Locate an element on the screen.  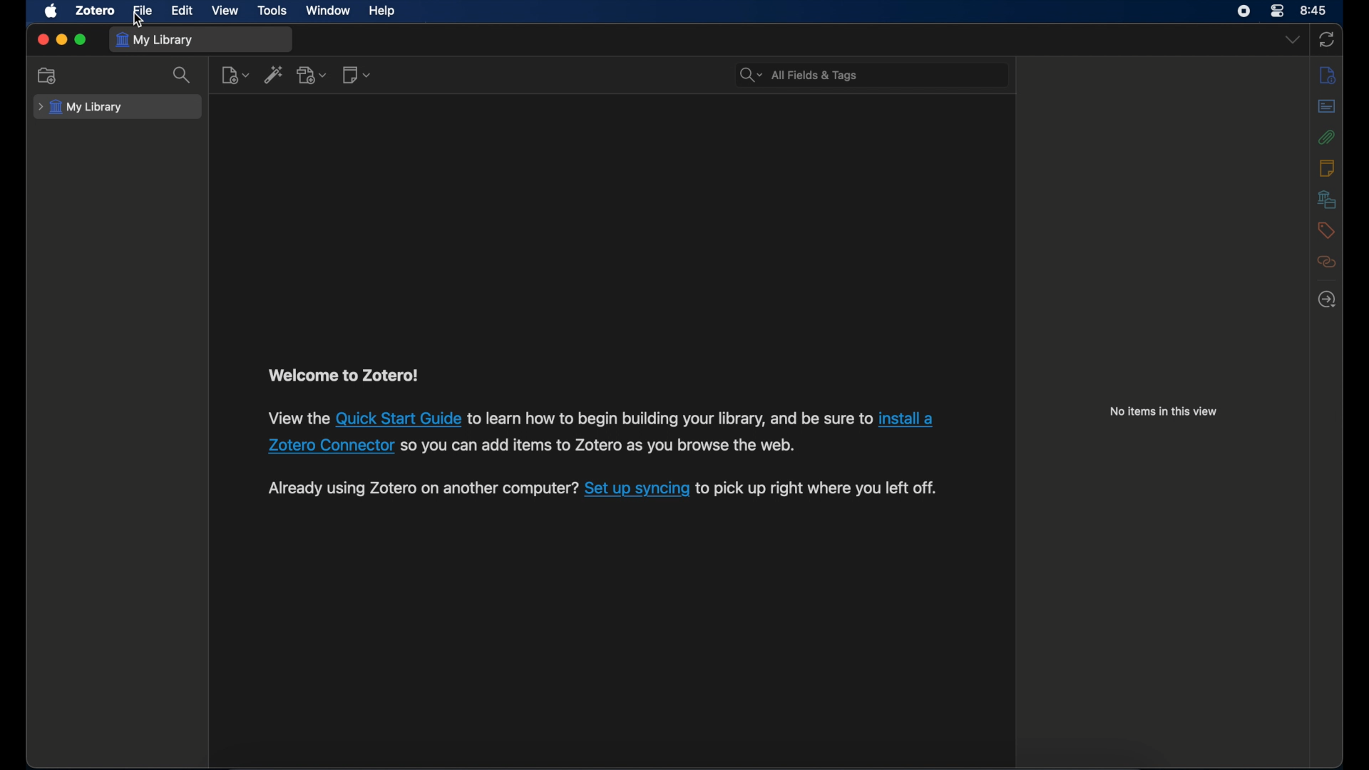
add attachment is located at coordinates (313, 76).